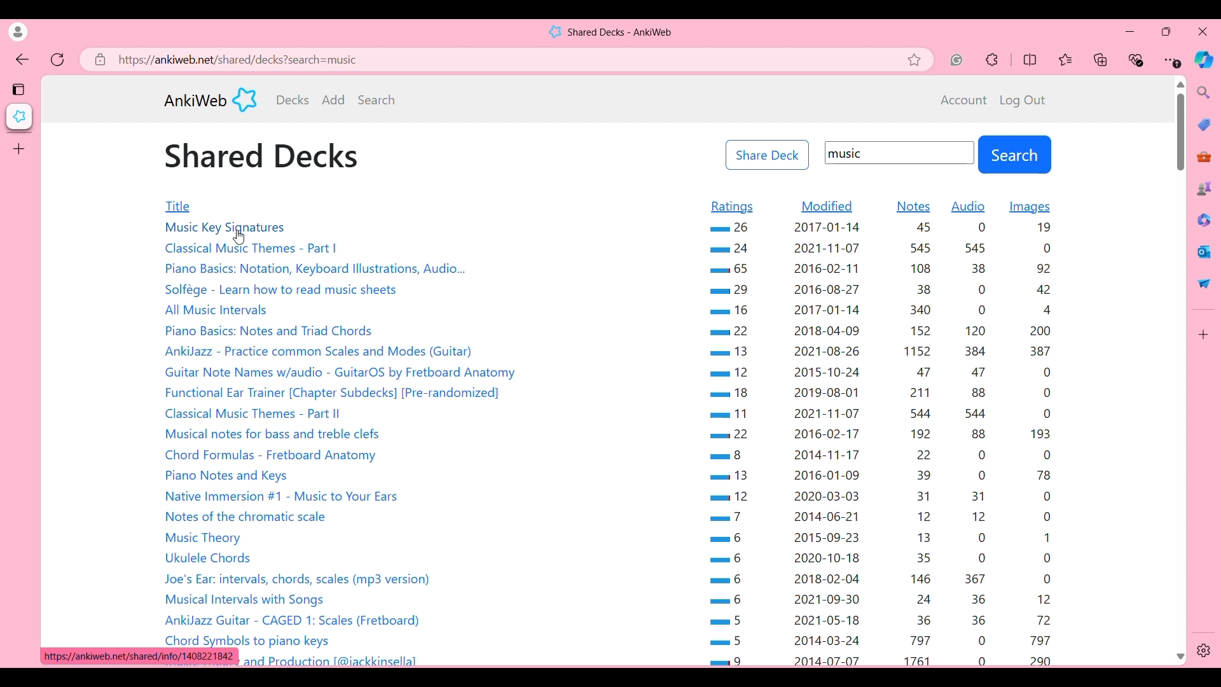 Image resolution: width=1221 pixels, height=687 pixels. Describe the element at coordinates (376, 99) in the screenshot. I see `Search` at that location.